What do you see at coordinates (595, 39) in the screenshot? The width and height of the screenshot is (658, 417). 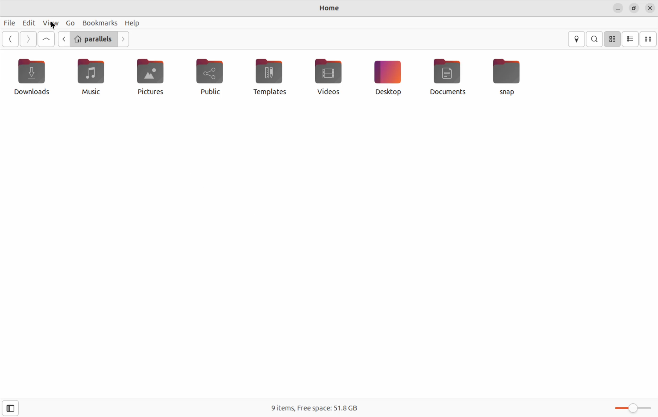 I see `search` at bounding box center [595, 39].